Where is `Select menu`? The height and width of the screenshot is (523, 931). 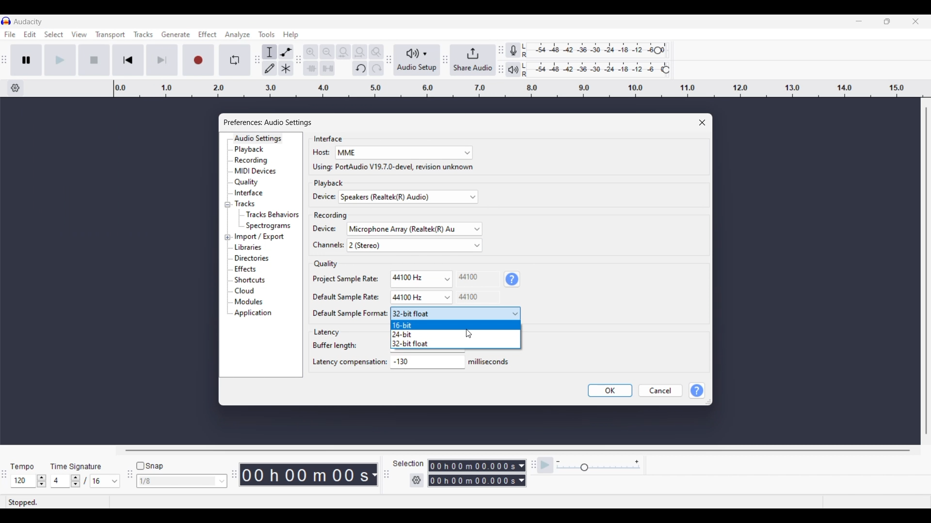 Select menu is located at coordinates (54, 35).